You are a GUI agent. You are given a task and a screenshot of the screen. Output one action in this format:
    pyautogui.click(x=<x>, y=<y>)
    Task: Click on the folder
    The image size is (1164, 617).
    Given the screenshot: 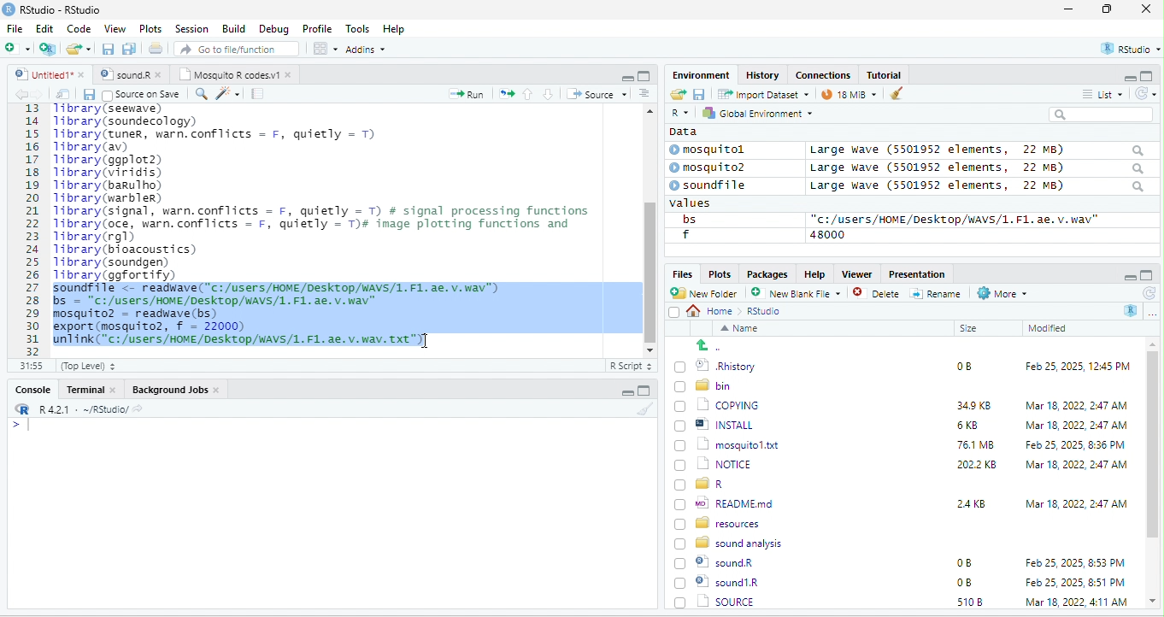 What is the action you would take?
    pyautogui.click(x=80, y=49)
    